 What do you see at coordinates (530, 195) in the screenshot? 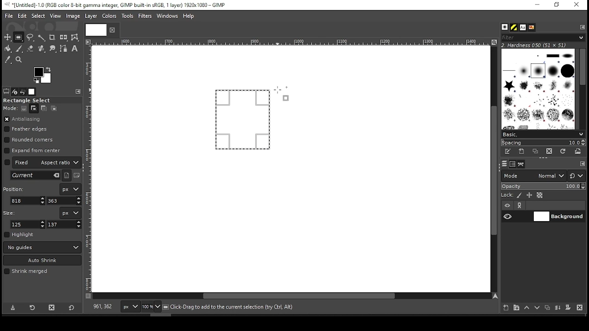
I see `lock size and positioning` at bounding box center [530, 195].